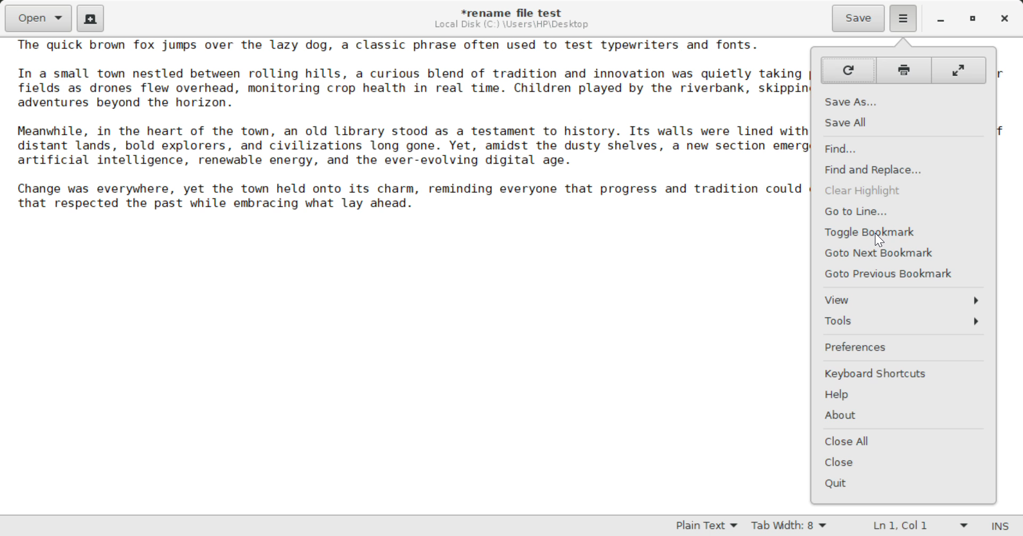 Image resolution: width=1023 pixels, height=536 pixels. I want to click on About, so click(902, 415).